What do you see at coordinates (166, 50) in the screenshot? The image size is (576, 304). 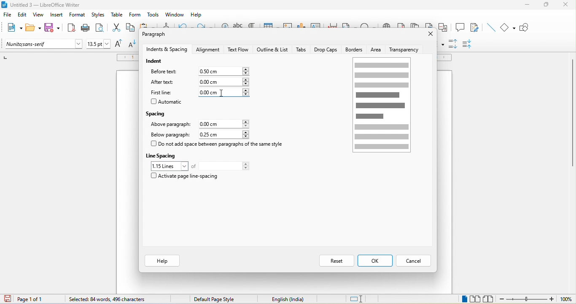 I see `indents and spacing` at bounding box center [166, 50].